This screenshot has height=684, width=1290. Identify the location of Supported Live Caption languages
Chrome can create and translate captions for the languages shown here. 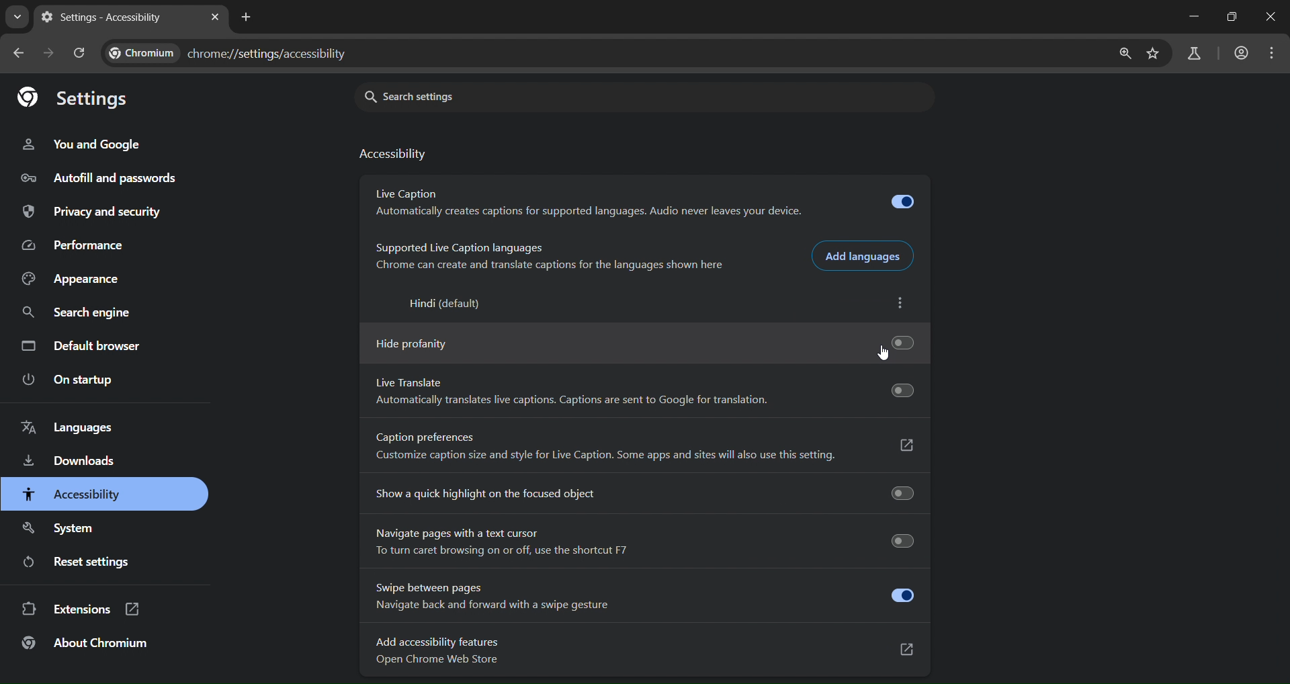
(547, 257).